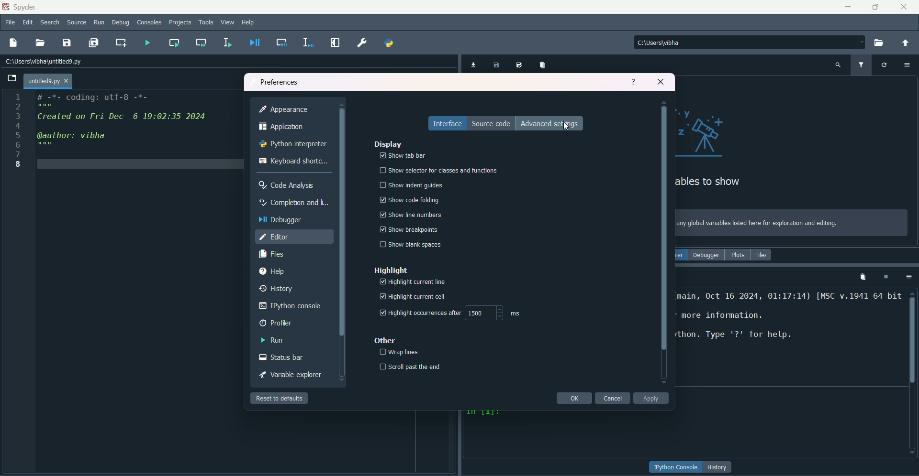 The height and width of the screenshot is (476, 919). I want to click on application, so click(282, 127).